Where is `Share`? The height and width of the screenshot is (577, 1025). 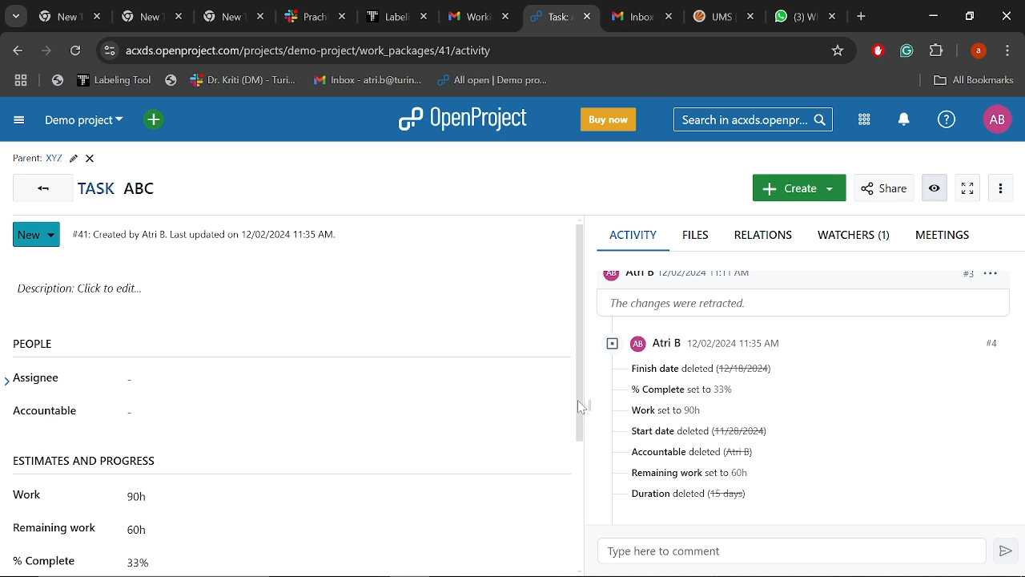 Share is located at coordinates (883, 188).